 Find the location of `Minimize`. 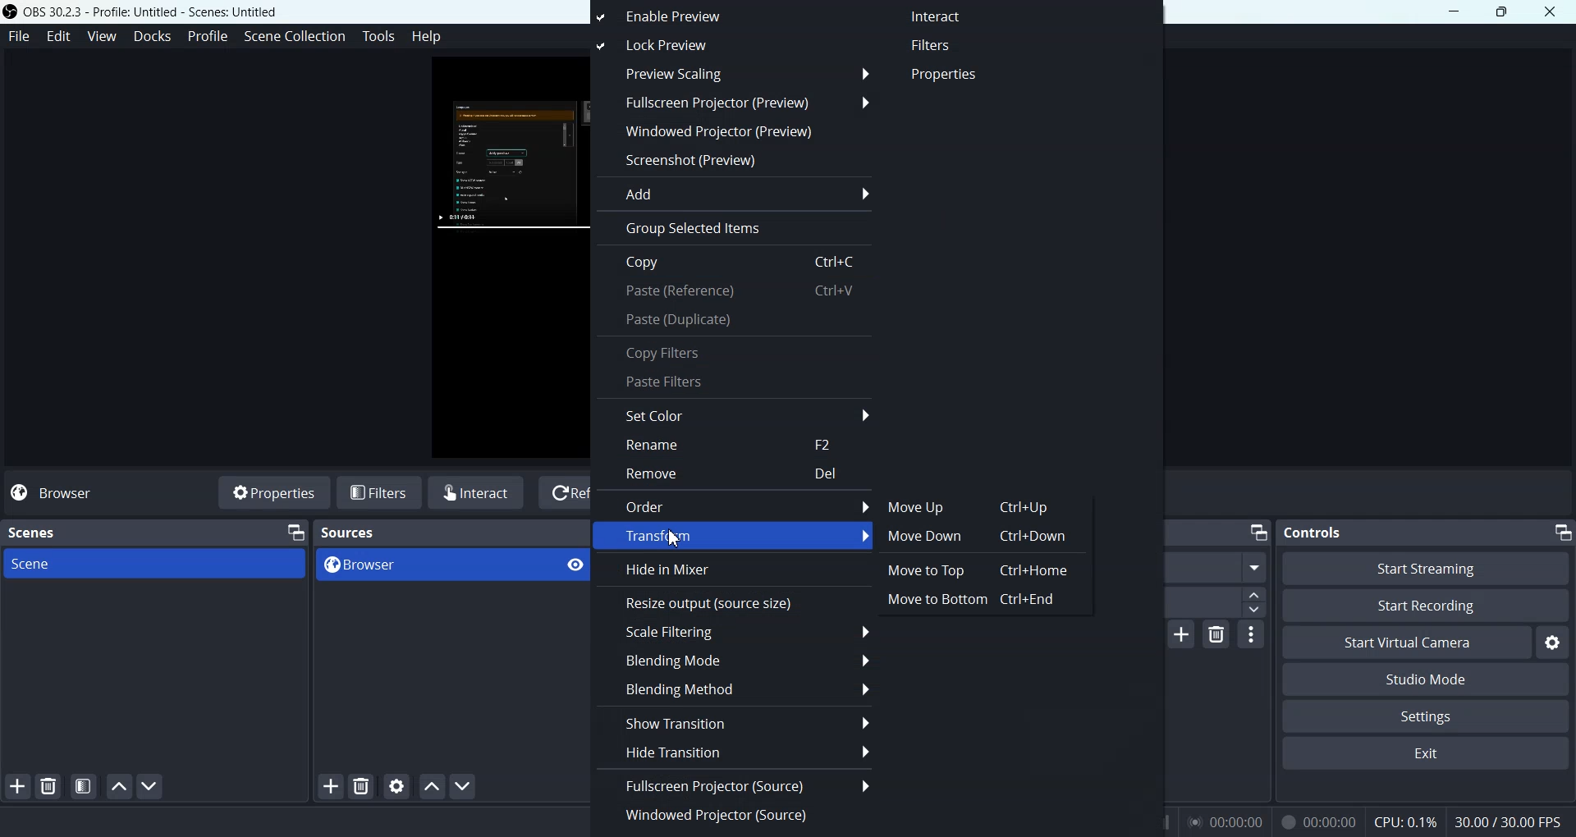

Minimize is located at coordinates (1563, 533).